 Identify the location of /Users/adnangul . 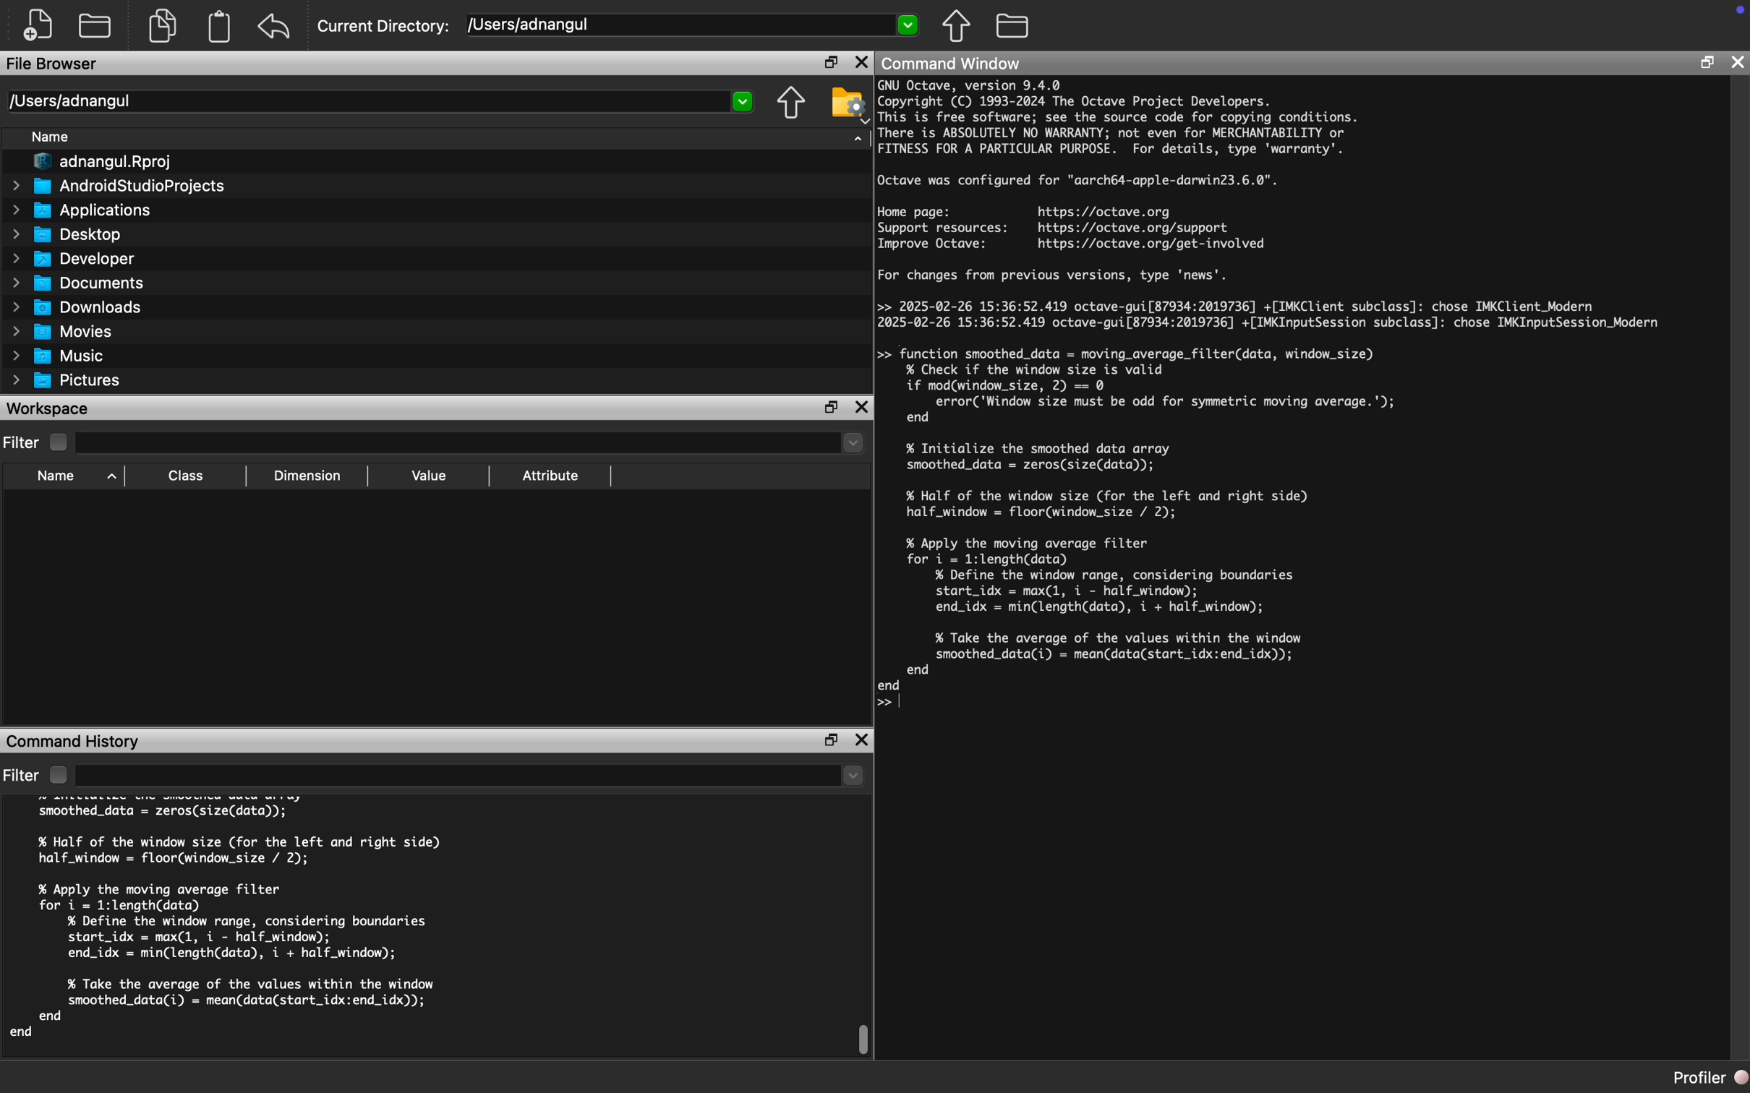
(381, 100).